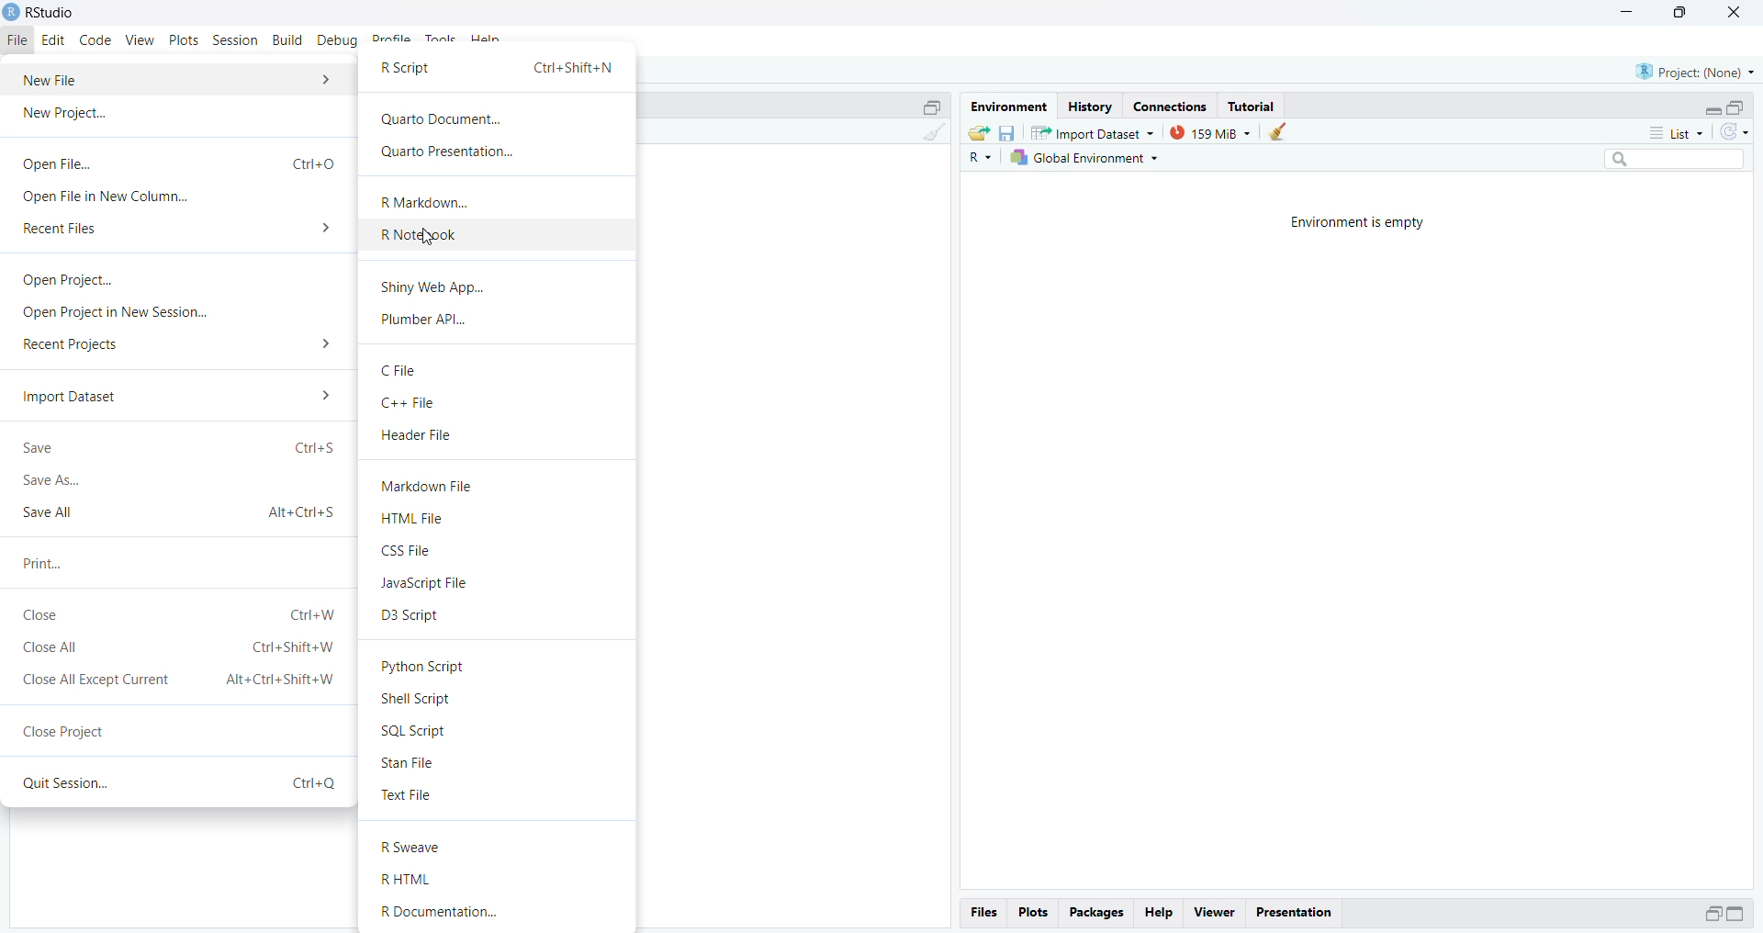 The width and height of the screenshot is (1763, 933). What do you see at coordinates (1739, 915) in the screenshot?
I see `expand` at bounding box center [1739, 915].